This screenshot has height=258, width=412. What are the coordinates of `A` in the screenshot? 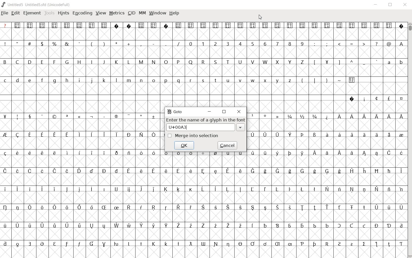 It's located at (401, 43).